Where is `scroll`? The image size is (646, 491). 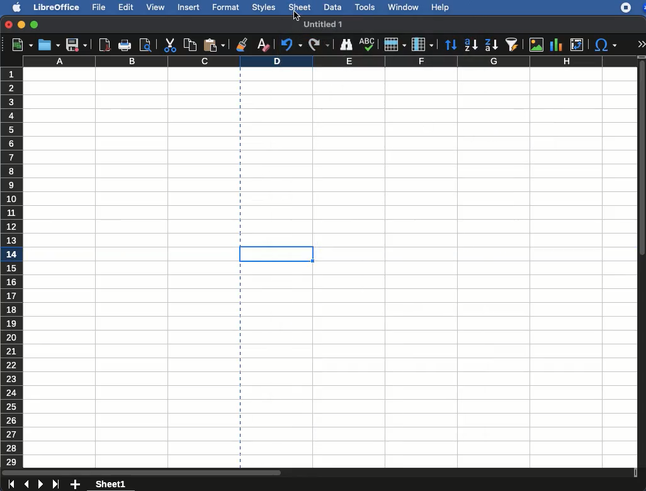
scroll is located at coordinates (319, 472).